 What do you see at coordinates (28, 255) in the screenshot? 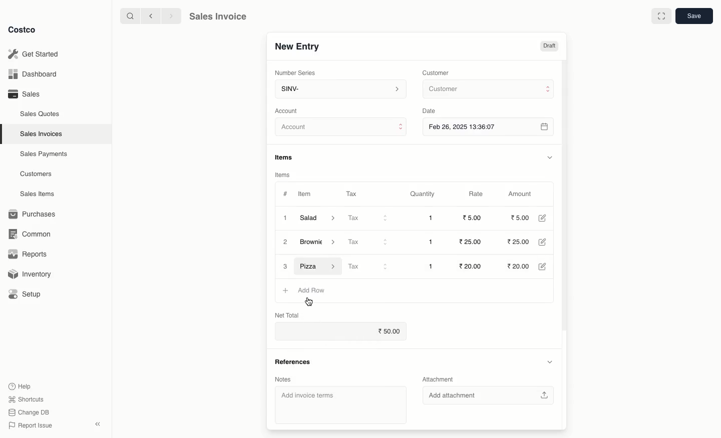
I see `Reports` at bounding box center [28, 255].